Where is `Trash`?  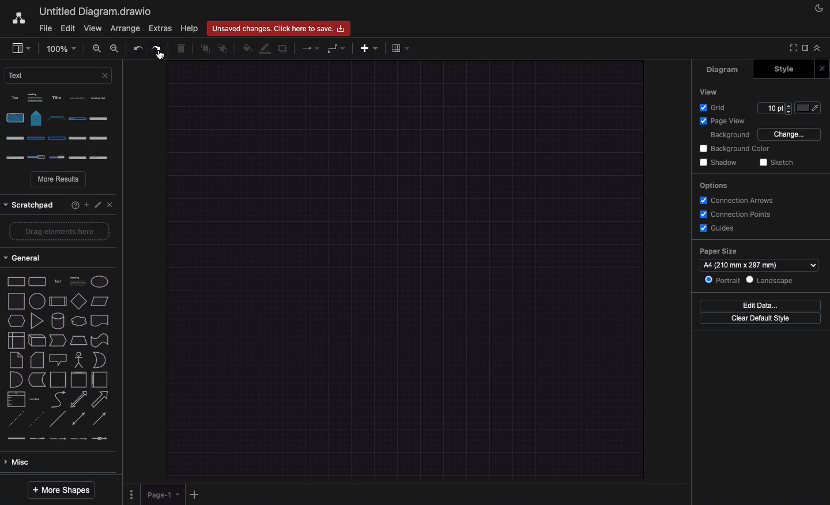
Trash is located at coordinates (182, 50).